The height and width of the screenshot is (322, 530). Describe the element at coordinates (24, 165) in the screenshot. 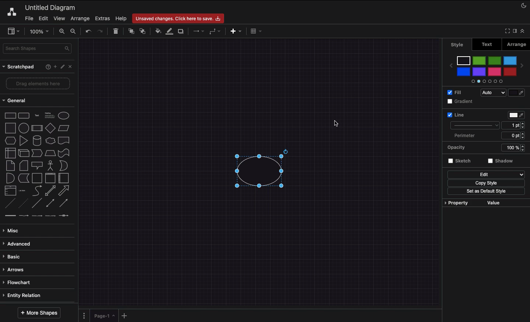

I see `Card` at that location.